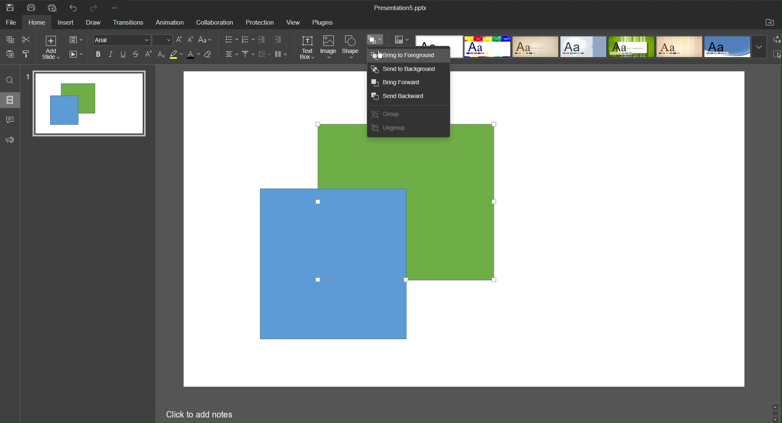 The height and width of the screenshot is (423, 782). Describe the element at coordinates (409, 40) in the screenshot. I see `Color` at that location.